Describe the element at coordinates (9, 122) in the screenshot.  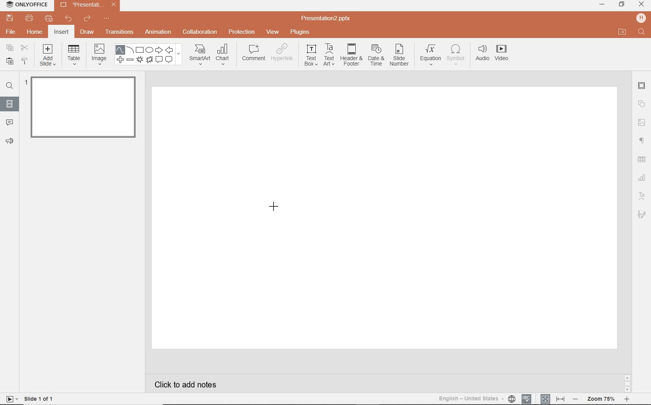
I see `COMMENTS` at that location.